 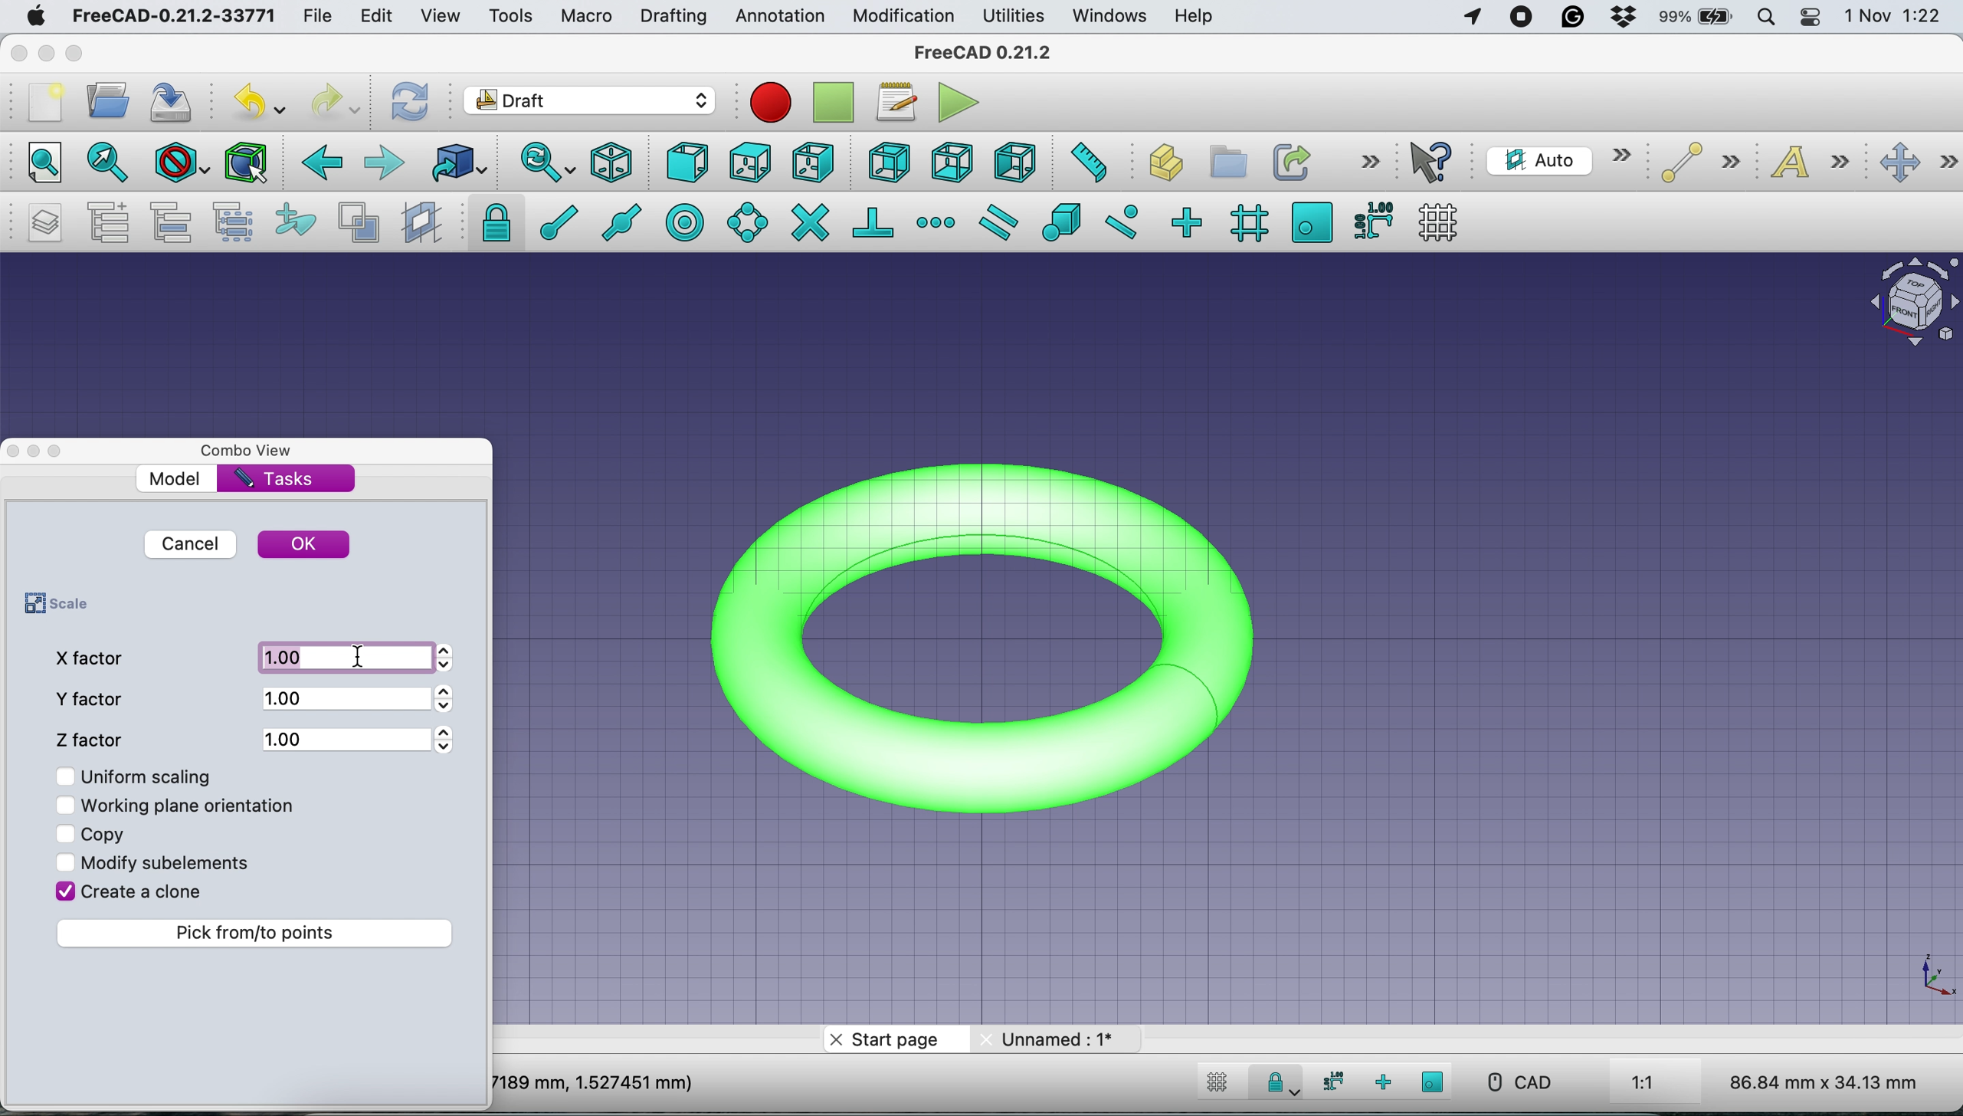 What do you see at coordinates (1571, 16) in the screenshot?
I see `grammarly` at bounding box center [1571, 16].